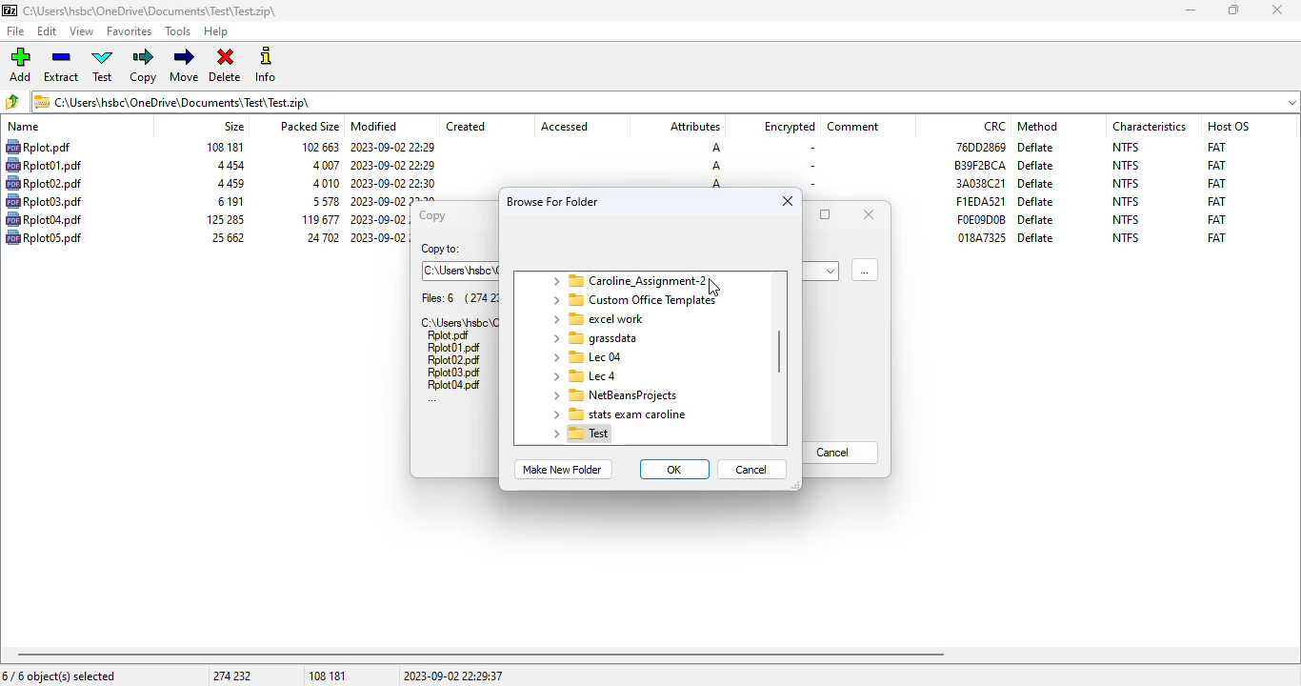 This screenshot has height=686, width=1301. What do you see at coordinates (980, 201) in the screenshot?
I see `CRC` at bounding box center [980, 201].